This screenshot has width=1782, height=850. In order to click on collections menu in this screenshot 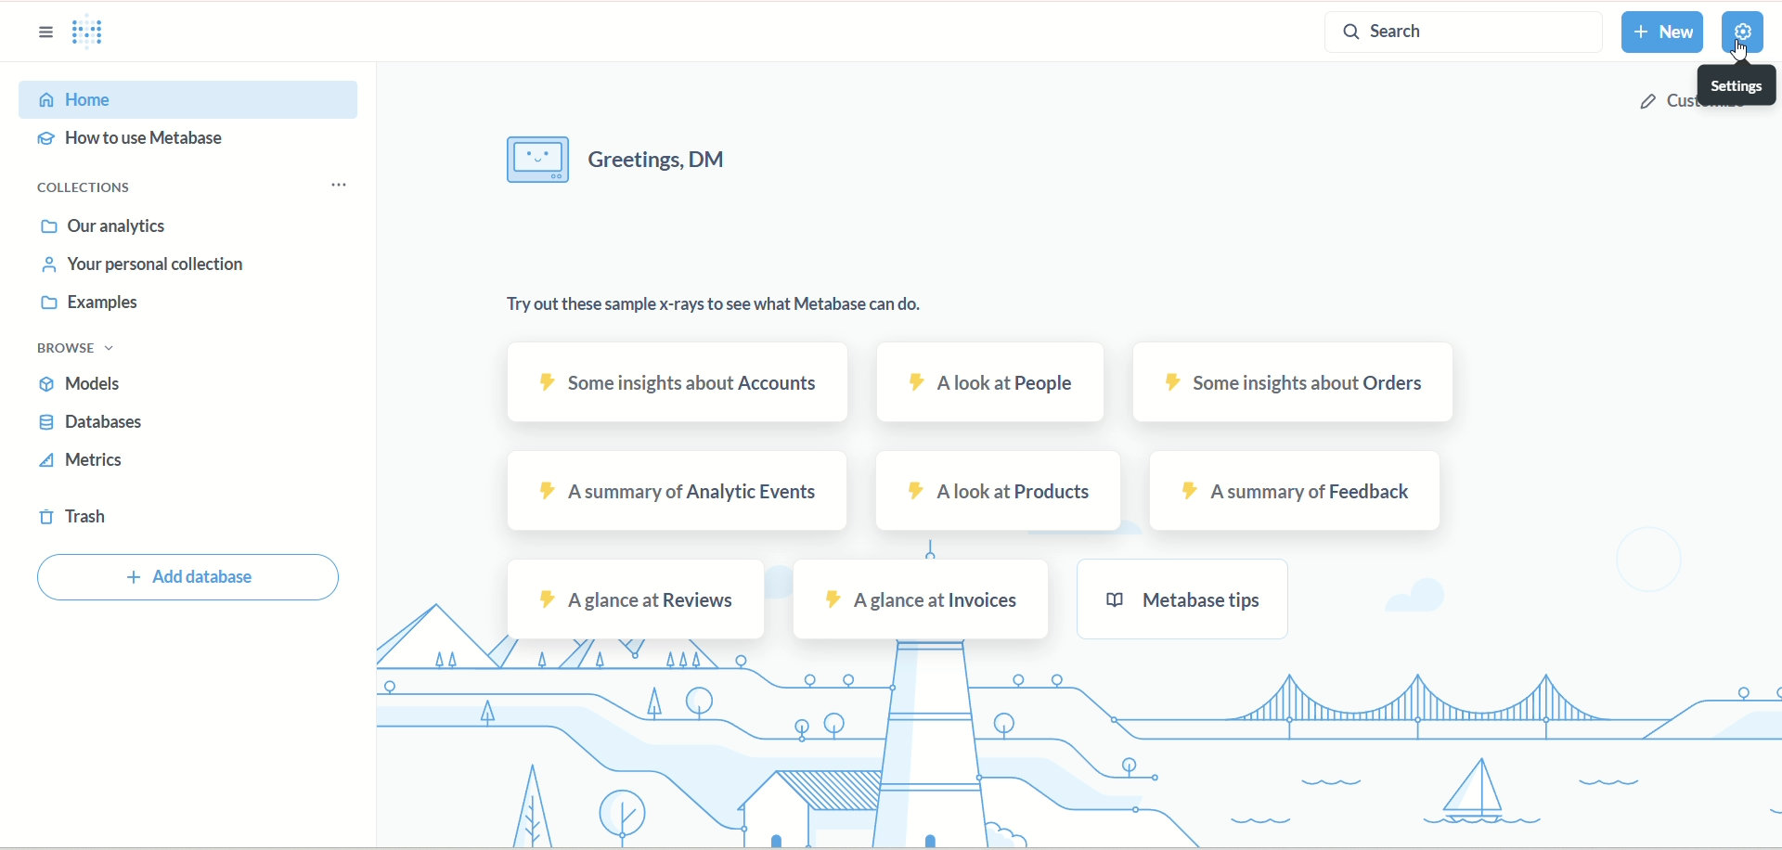, I will do `click(339, 186)`.